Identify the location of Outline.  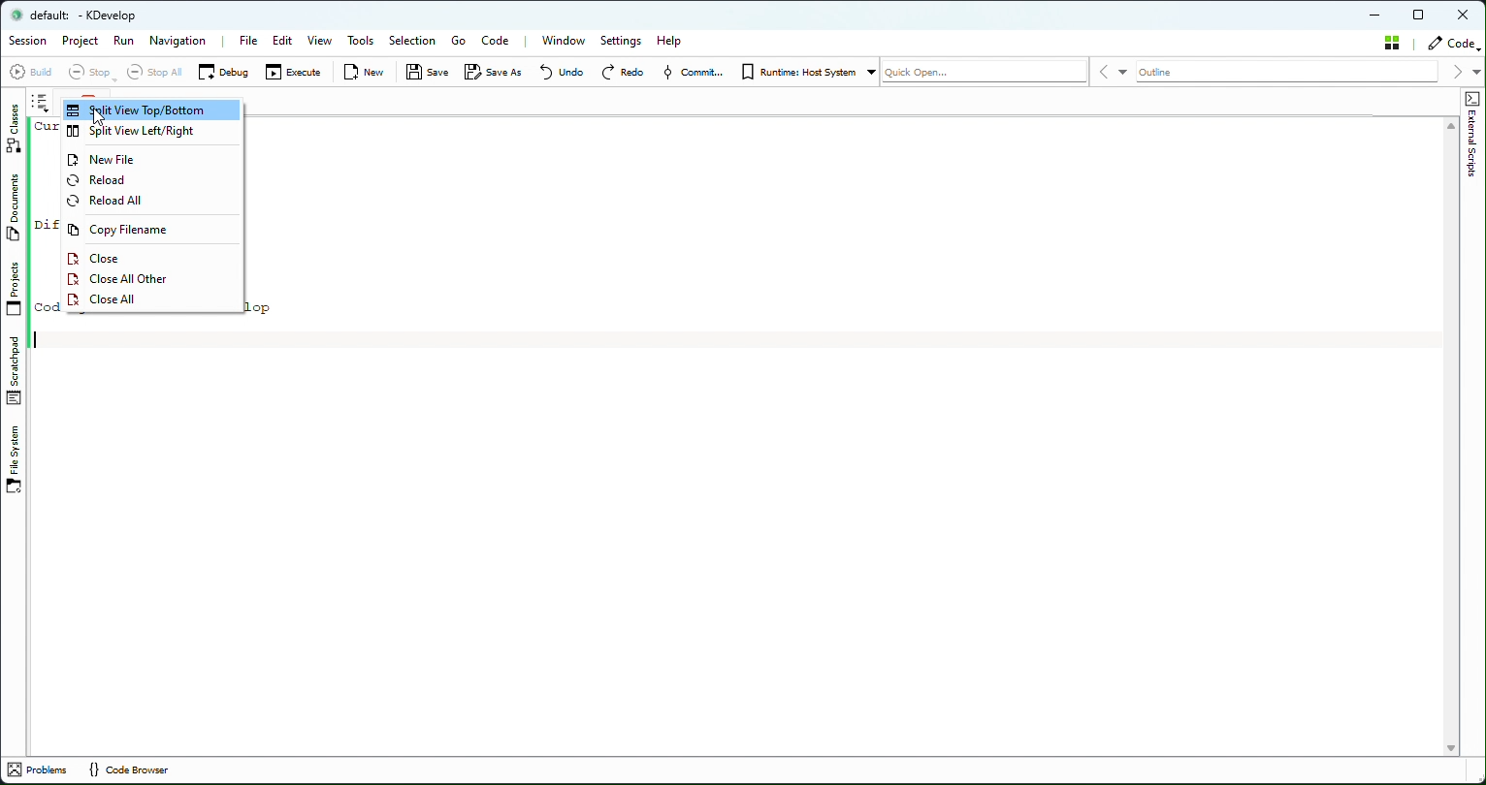
(1292, 72).